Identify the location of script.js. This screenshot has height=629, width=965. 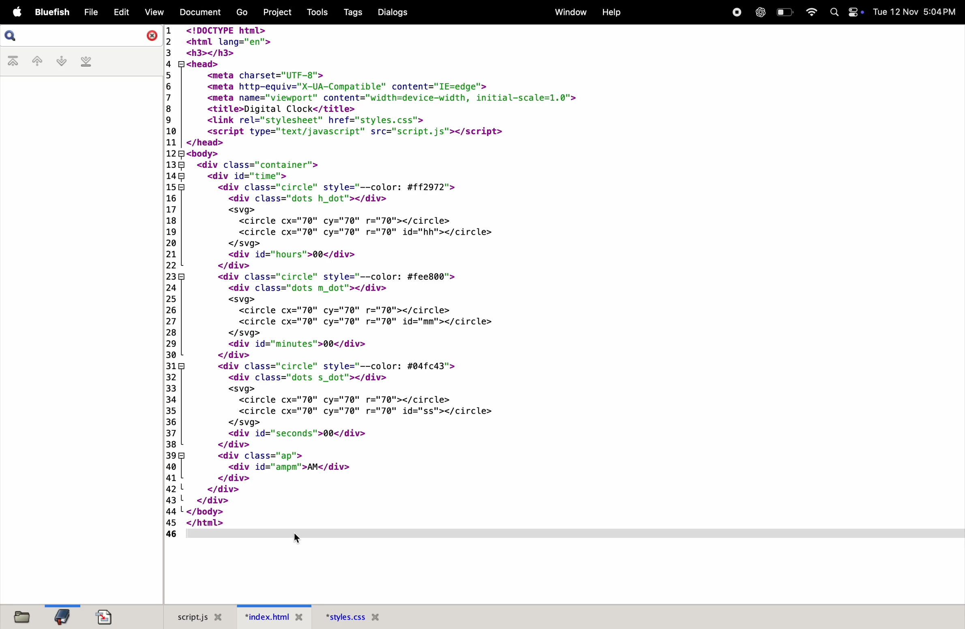
(198, 616).